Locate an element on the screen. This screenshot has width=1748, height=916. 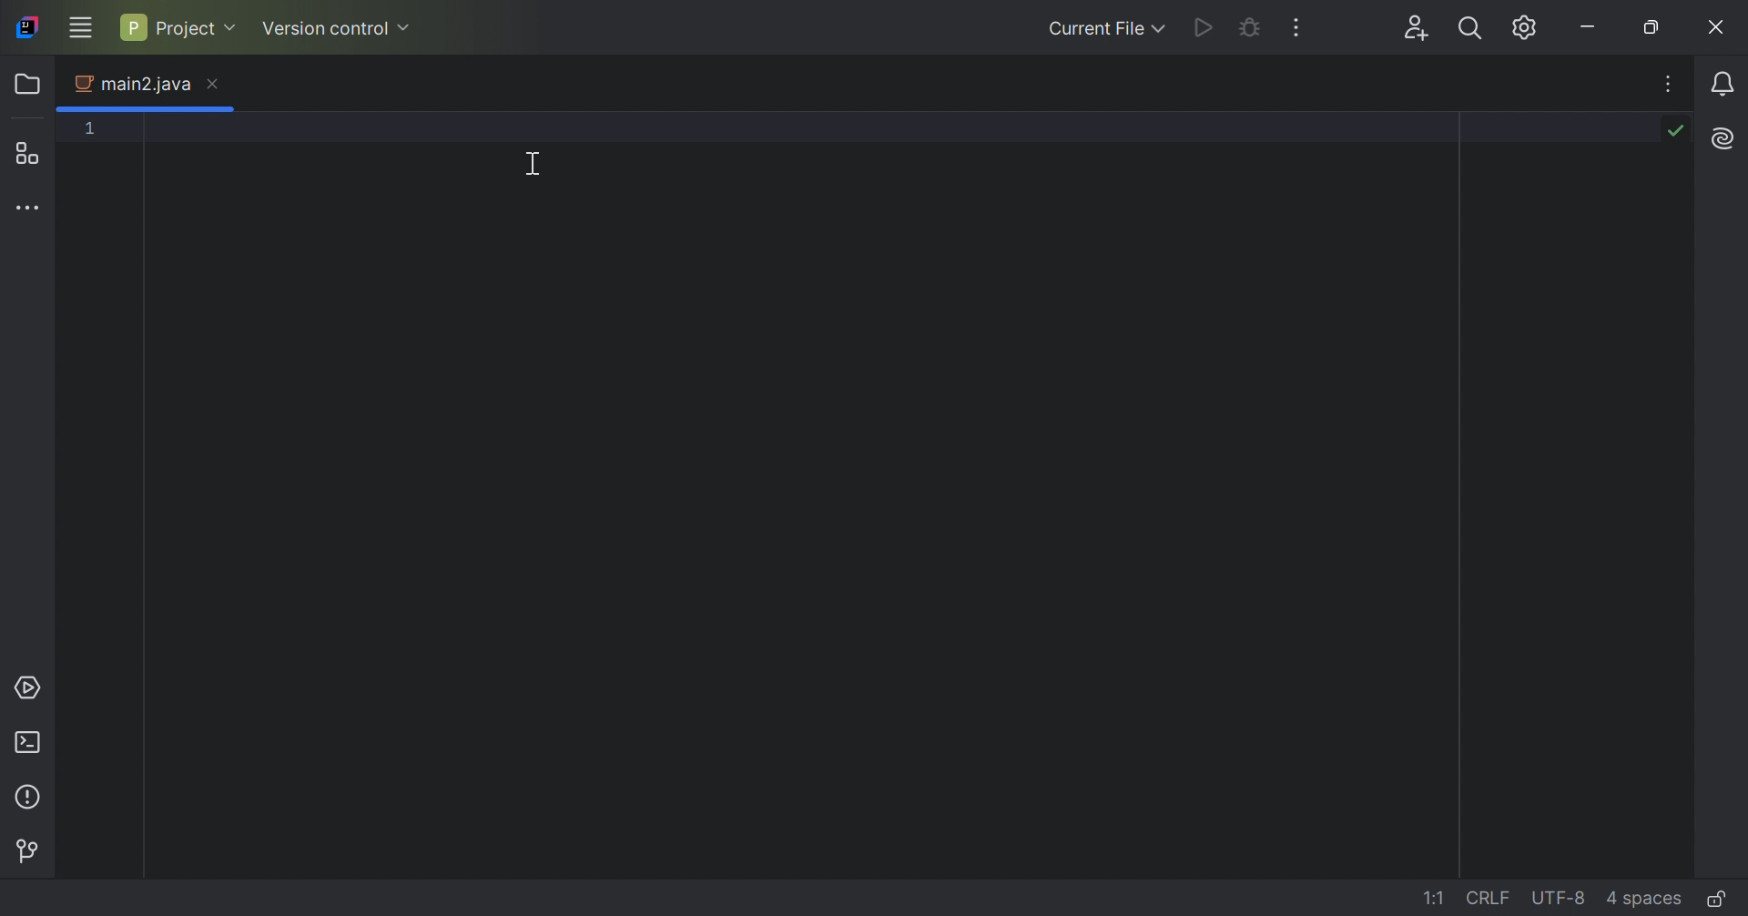
AL Assistant is located at coordinates (1726, 138).